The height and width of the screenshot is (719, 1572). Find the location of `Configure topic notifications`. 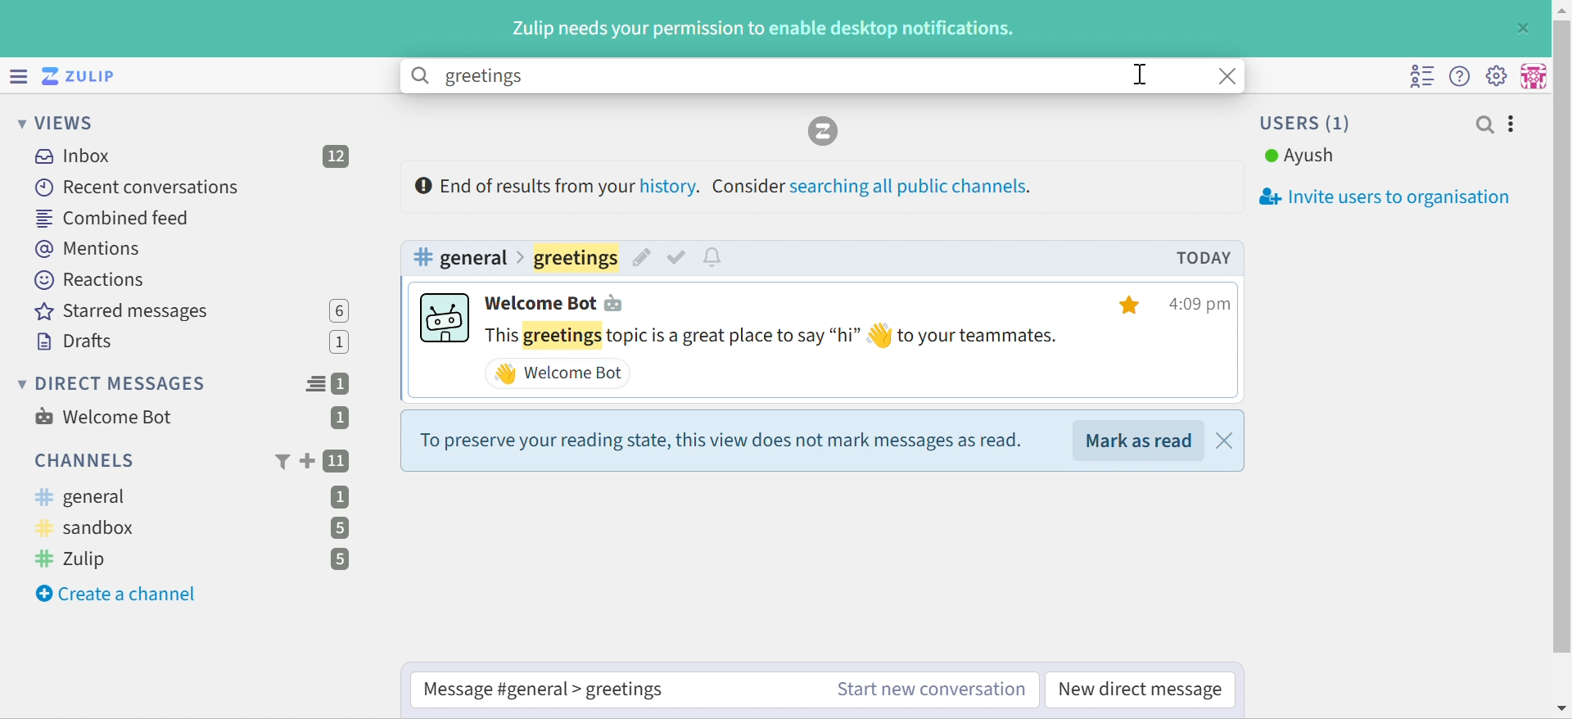

Configure topic notifications is located at coordinates (716, 259).